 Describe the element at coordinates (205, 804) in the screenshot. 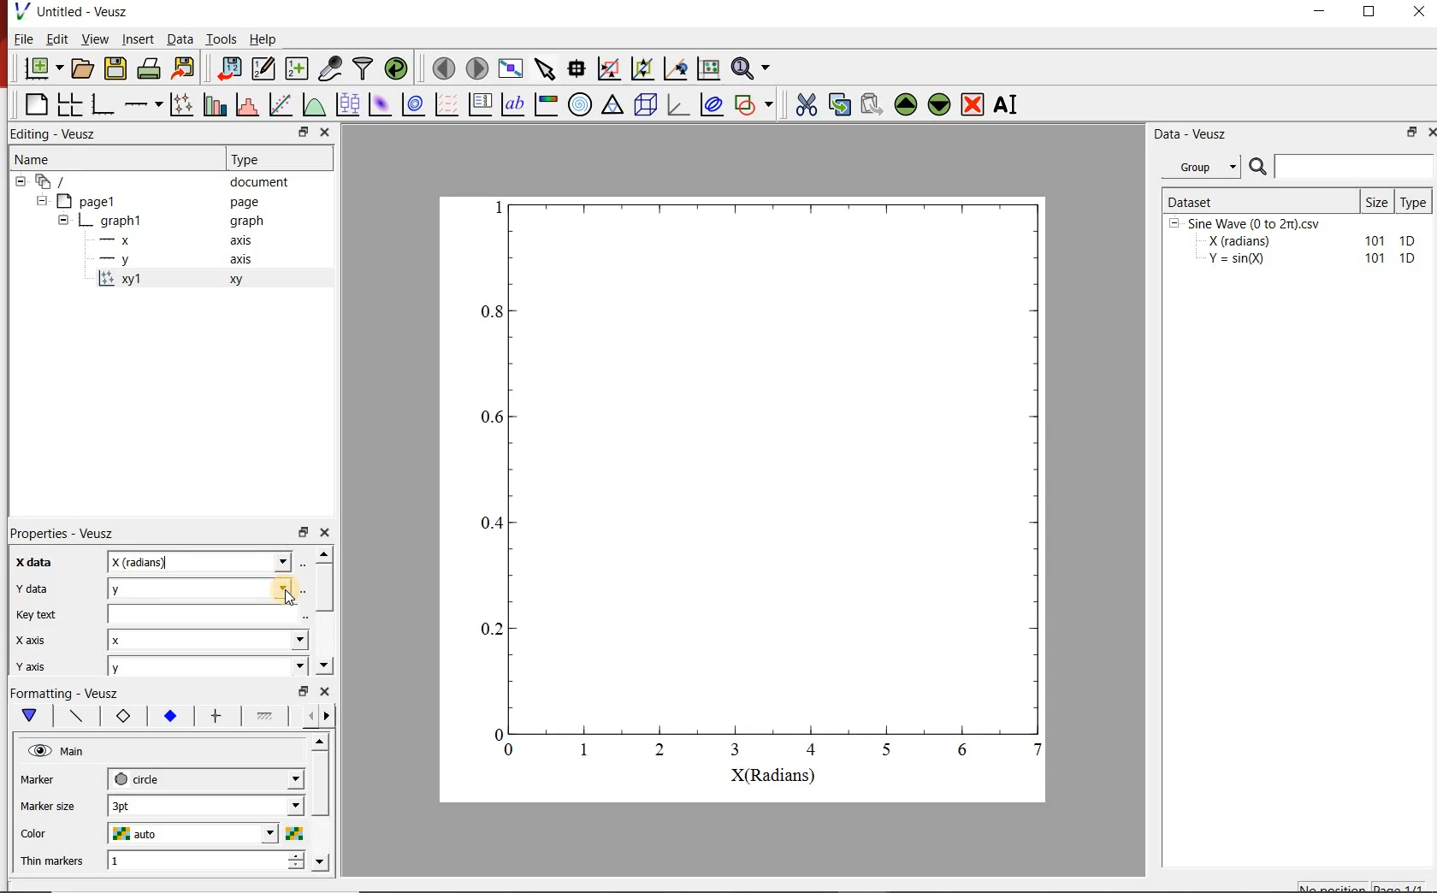

I see `3 pt` at that location.